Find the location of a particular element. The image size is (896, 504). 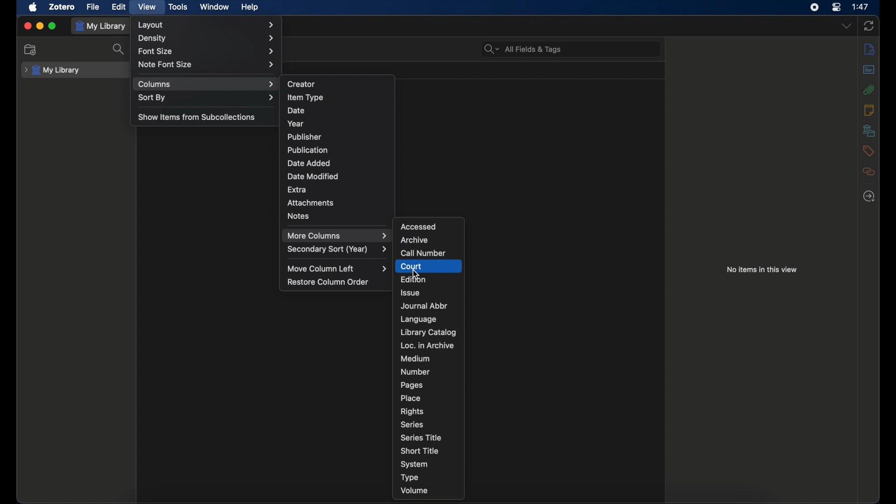

file is located at coordinates (93, 7).